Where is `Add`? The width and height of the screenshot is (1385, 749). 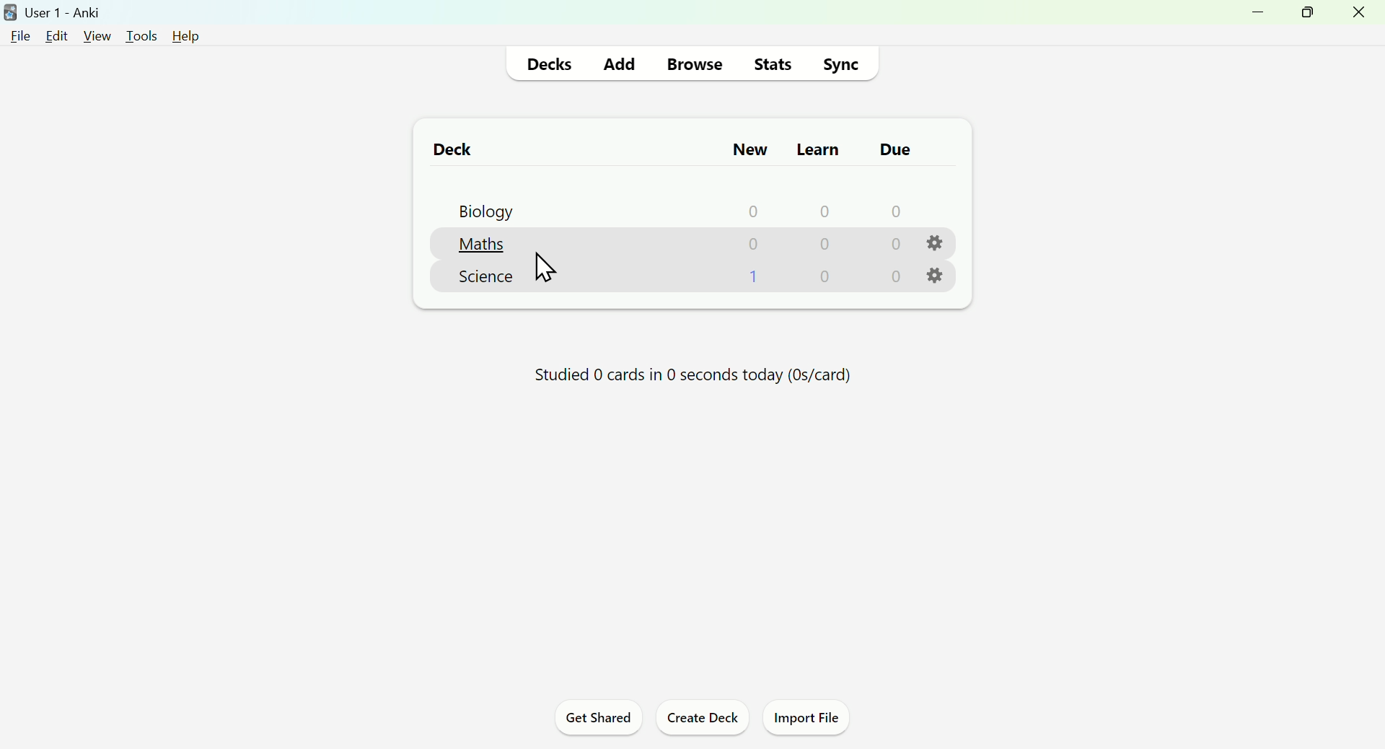 Add is located at coordinates (619, 63).